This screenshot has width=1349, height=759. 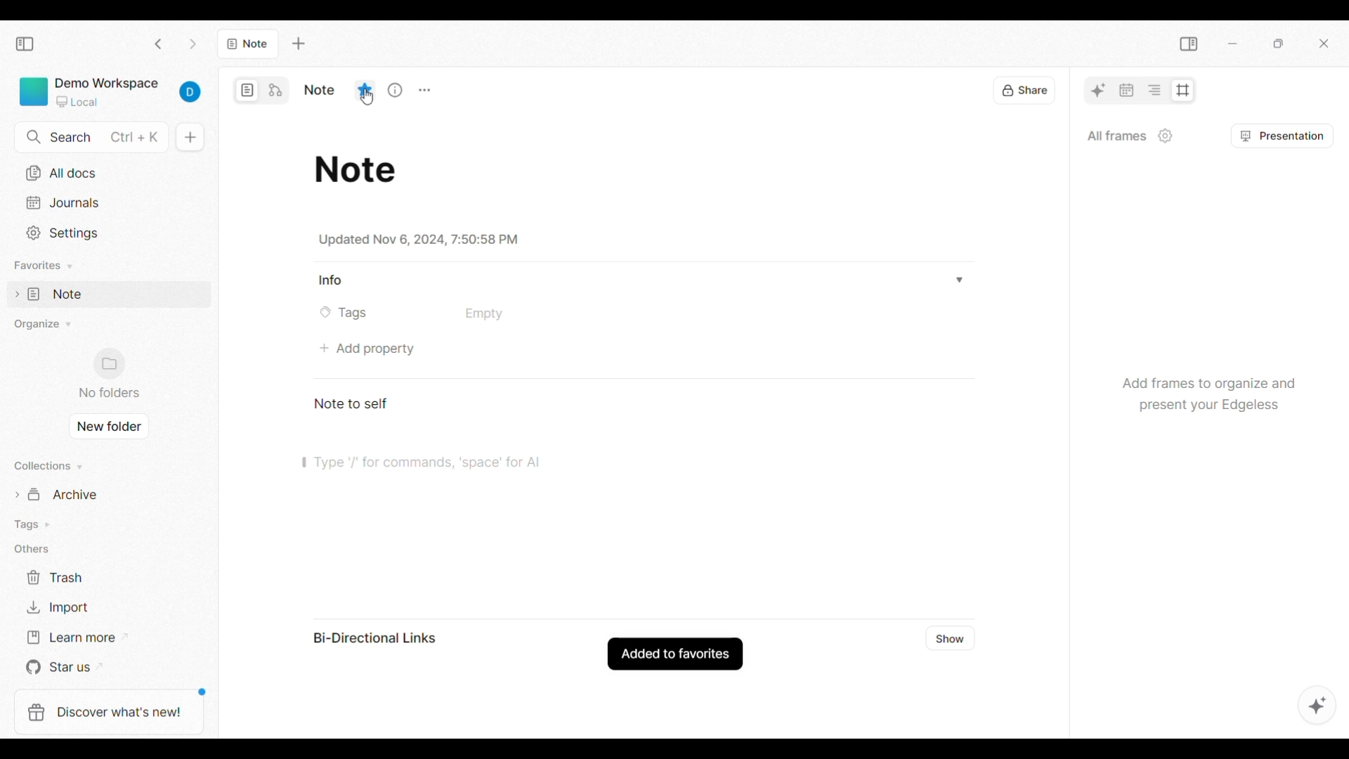 I want to click on Switch to another edit mode, so click(x=275, y=91).